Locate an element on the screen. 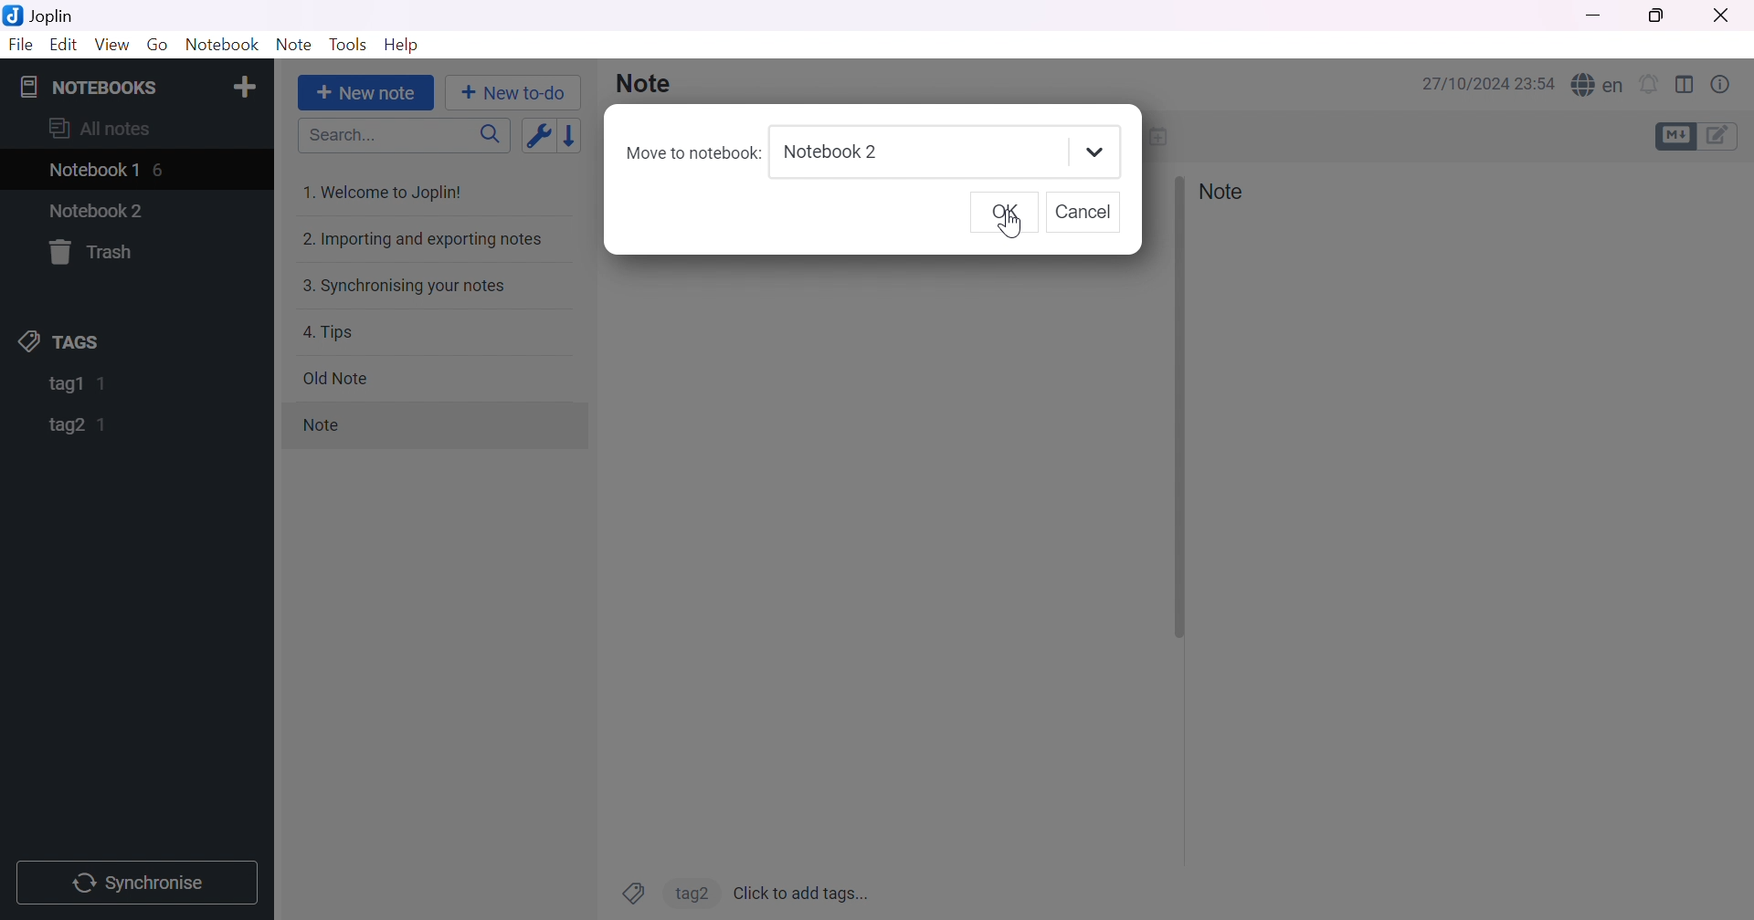 The height and width of the screenshot is (920, 1754). tag2 is located at coordinates (68, 425).